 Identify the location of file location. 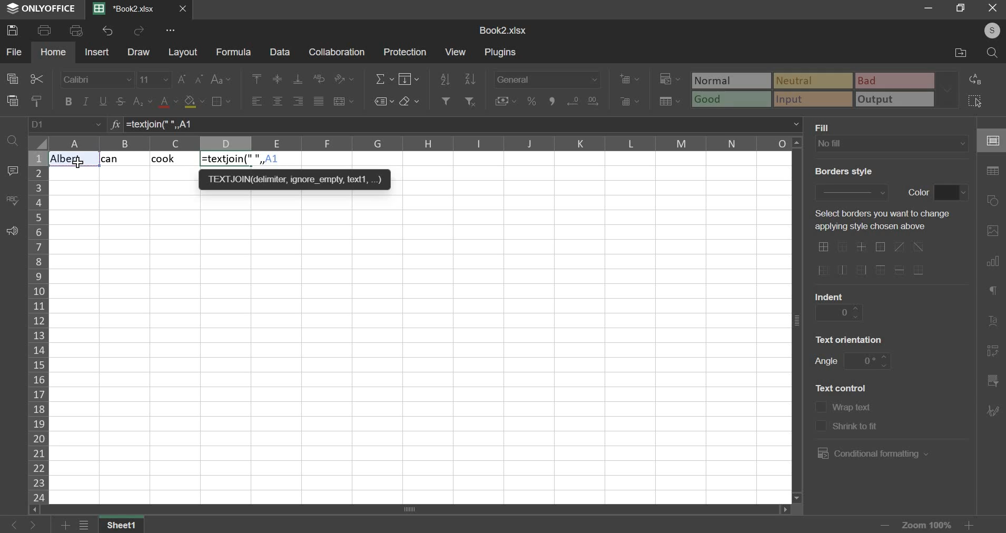
(959, 54).